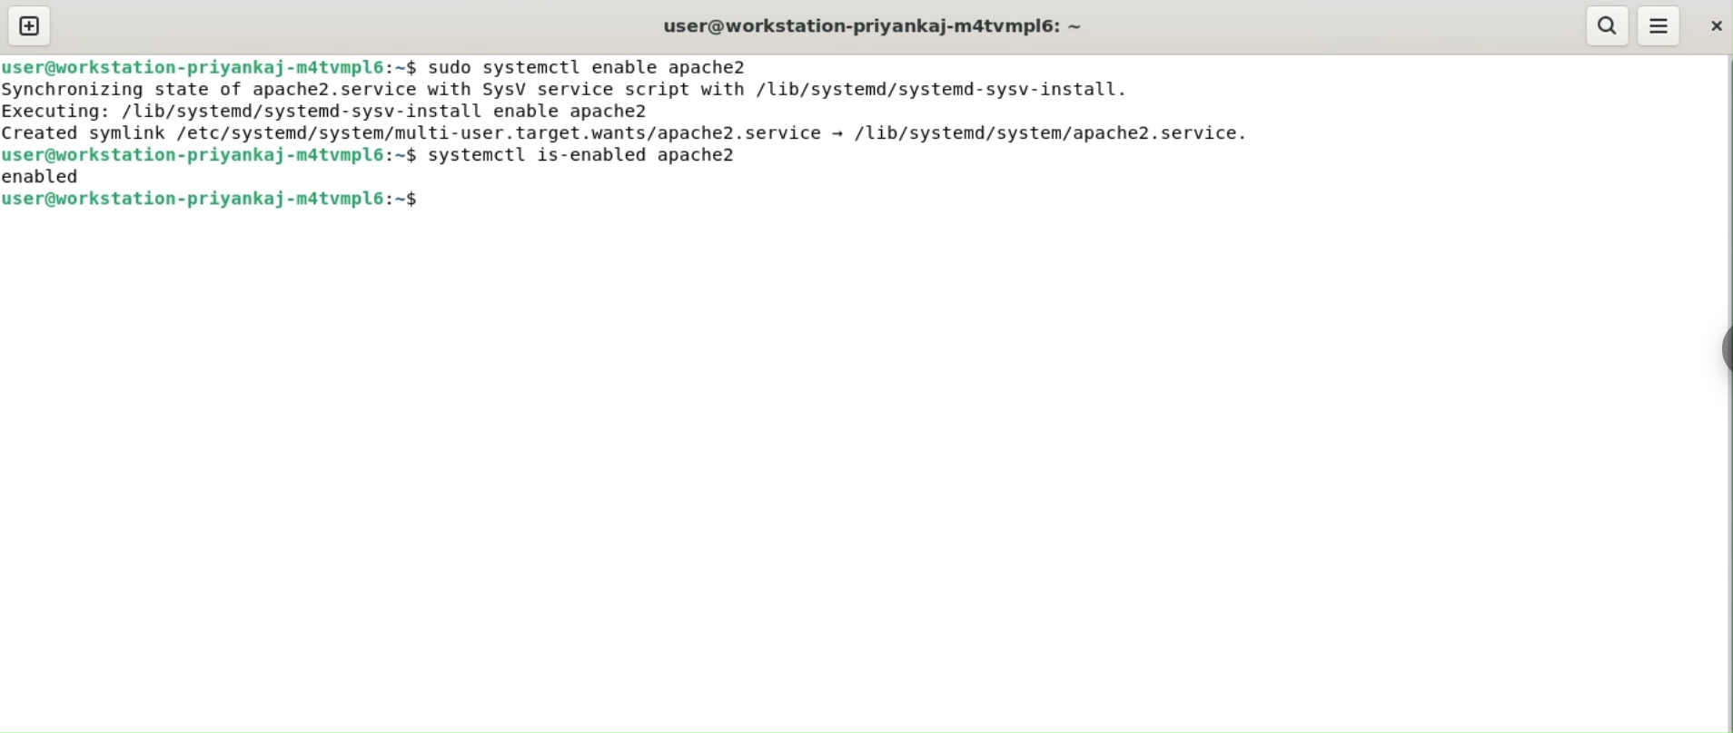 The image size is (1733, 733). Describe the element at coordinates (1713, 24) in the screenshot. I see `close` at that location.